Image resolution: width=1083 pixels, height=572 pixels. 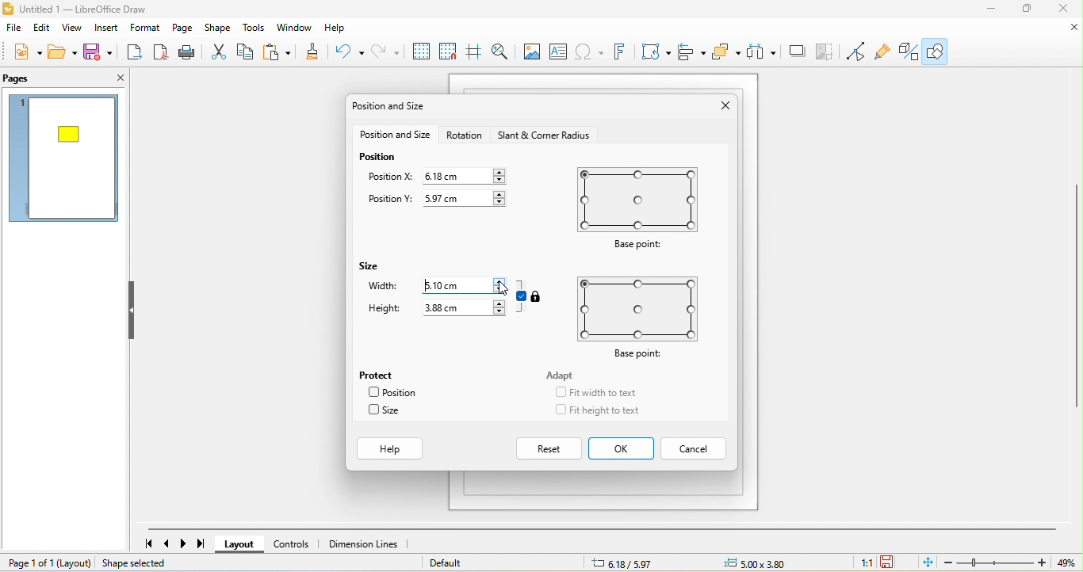 I want to click on shape selected, so click(x=144, y=564).